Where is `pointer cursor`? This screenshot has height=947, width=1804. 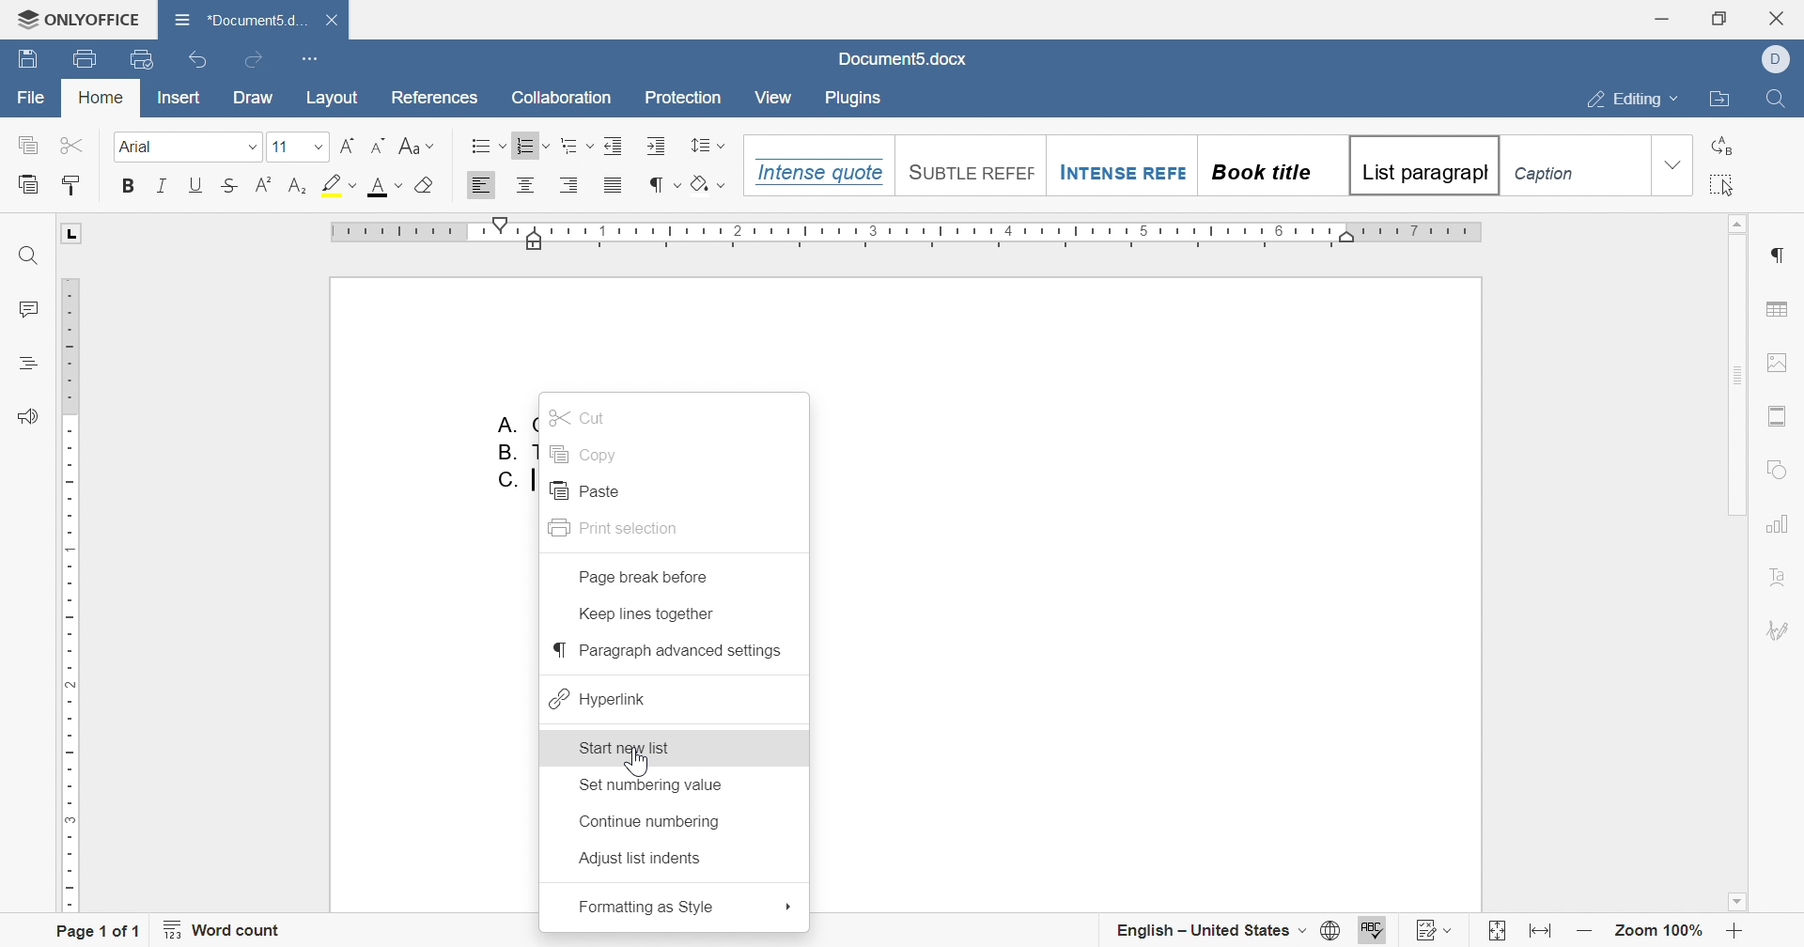
pointer cursor is located at coordinates (633, 764).